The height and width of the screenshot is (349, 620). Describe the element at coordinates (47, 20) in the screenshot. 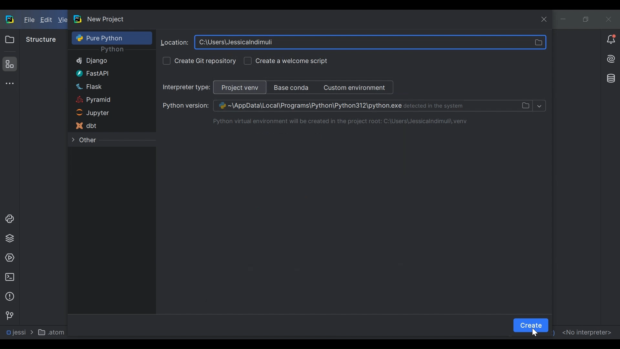

I see `Edit` at that location.